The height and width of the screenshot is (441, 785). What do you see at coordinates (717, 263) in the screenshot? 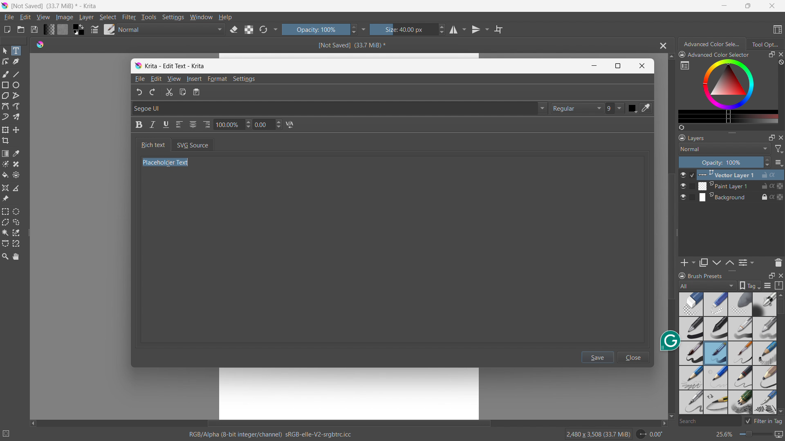
I see `move layer up` at bounding box center [717, 263].